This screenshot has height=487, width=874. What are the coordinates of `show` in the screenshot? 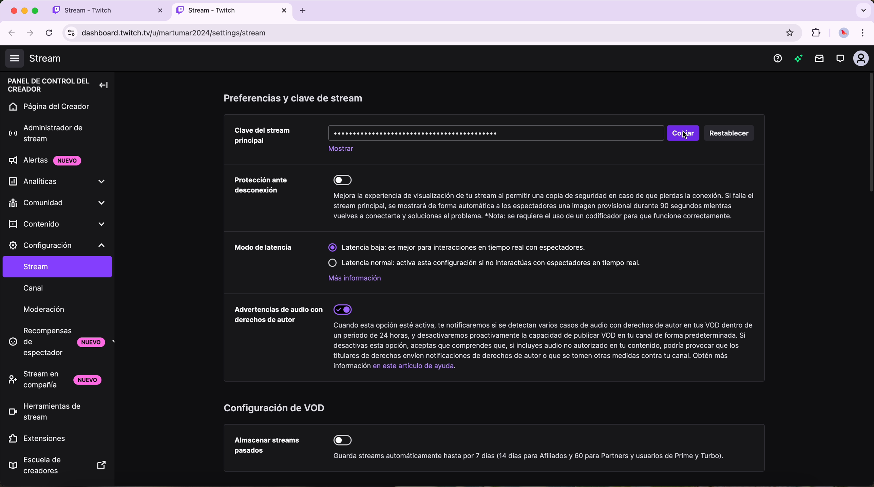 It's located at (342, 150).